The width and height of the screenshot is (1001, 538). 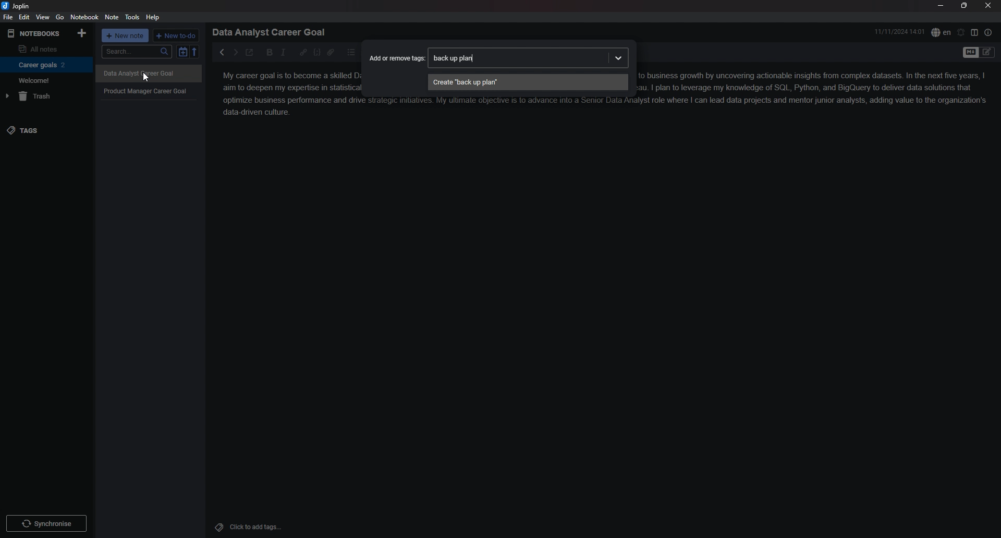 What do you see at coordinates (900, 31) in the screenshot?
I see `11/11/2024 14:01` at bounding box center [900, 31].